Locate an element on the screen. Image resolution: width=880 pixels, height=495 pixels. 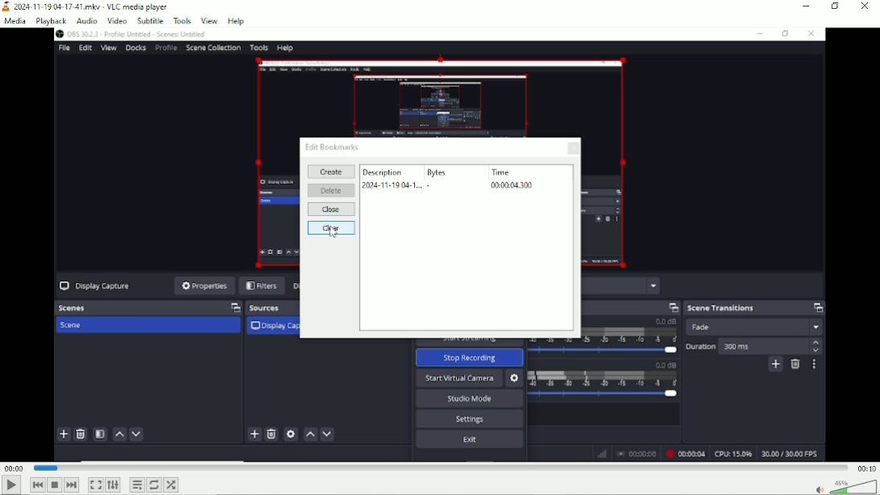
Video is located at coordinates (118, 20).